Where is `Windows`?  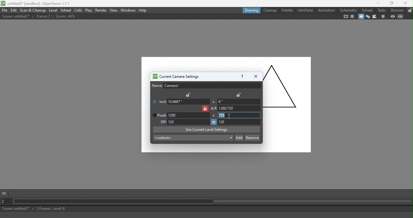 Windows is located at coordinates (128, 10).